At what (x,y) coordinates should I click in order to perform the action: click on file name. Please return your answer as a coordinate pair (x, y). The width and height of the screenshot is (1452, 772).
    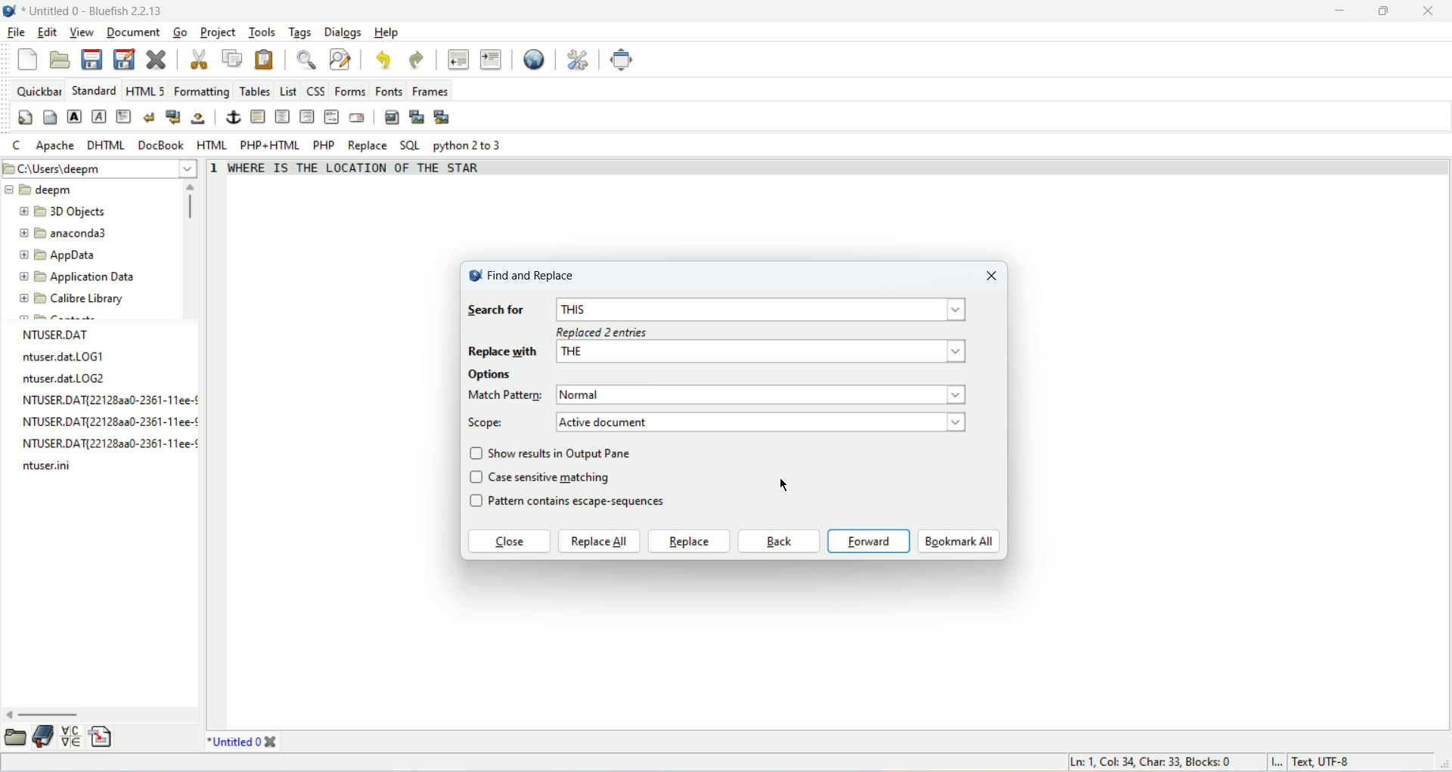
    Looking at the image, I should click on (110, 422).